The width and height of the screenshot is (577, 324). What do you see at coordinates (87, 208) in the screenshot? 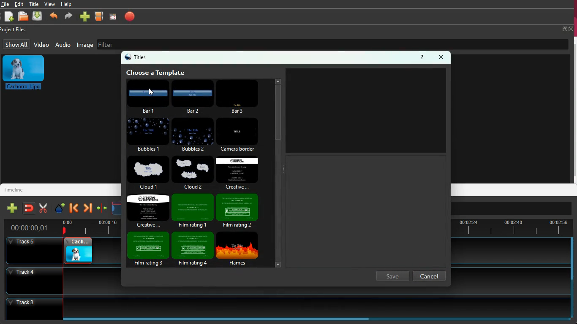
I see `forward` at bounding box center [87, 208].